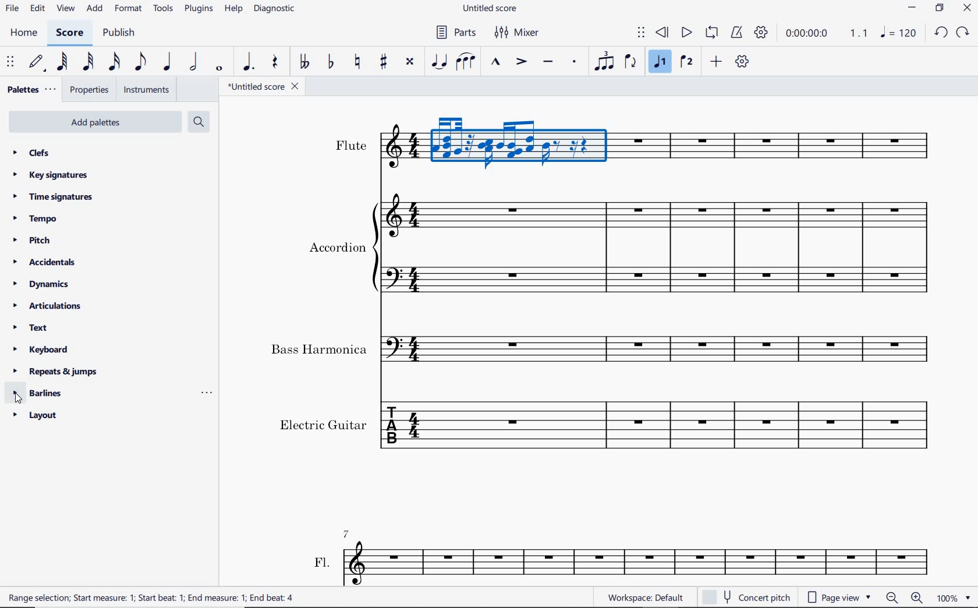 Image resolution: width=978 pixels, height=608 pixels. What do you see at coordinates (94, 122) in the screenshot?
I see `Add Palettes` at bounding box center [94, 122].